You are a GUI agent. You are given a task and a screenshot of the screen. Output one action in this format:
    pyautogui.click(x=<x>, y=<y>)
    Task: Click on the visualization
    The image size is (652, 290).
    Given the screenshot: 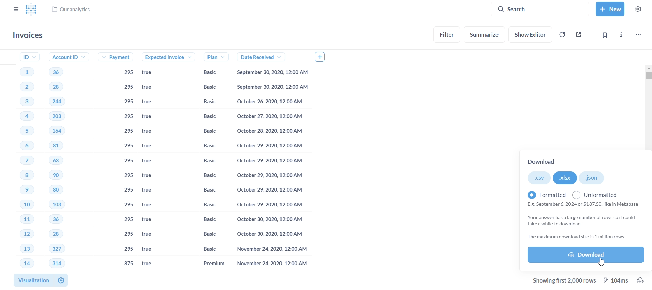 What is the action you would take?
    pyautogui.click(x=31, y=279)
    